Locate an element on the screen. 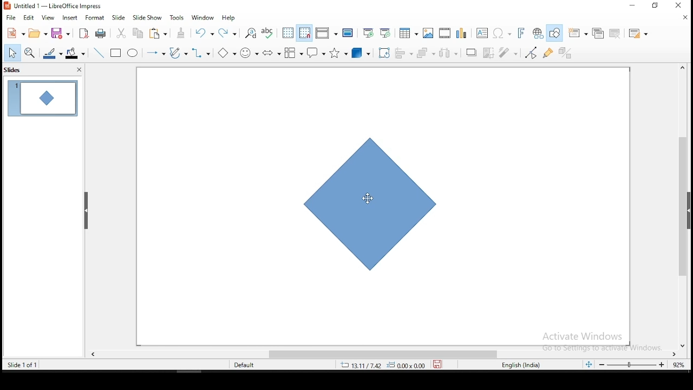 The image size is (693, 390). display grid is located at coordinates (288, 33).